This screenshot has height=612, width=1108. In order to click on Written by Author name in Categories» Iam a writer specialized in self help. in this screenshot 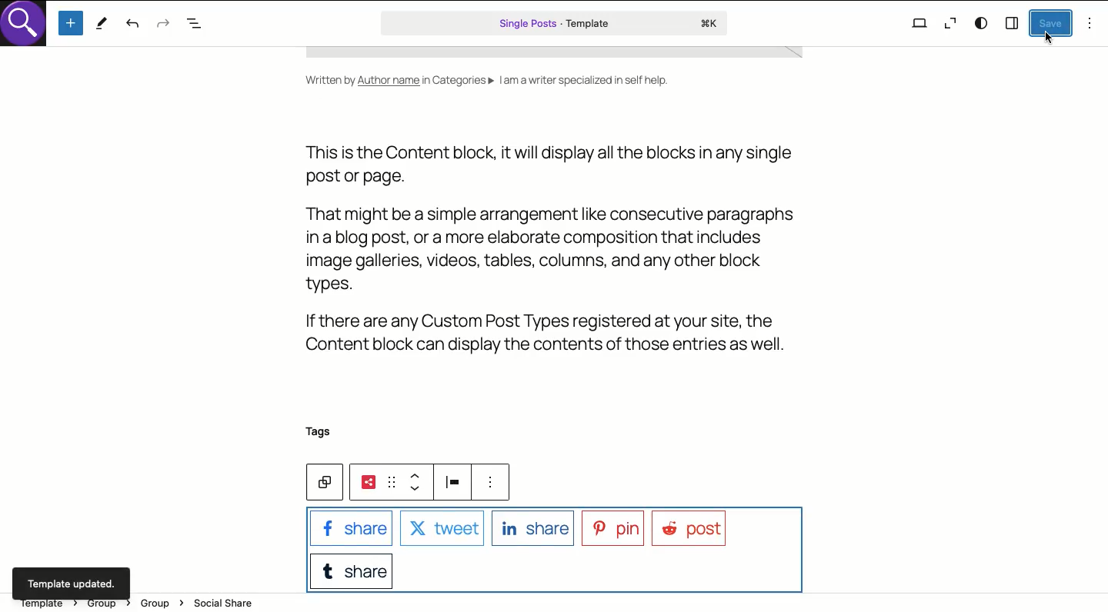, I will do `click(486, 81)`.